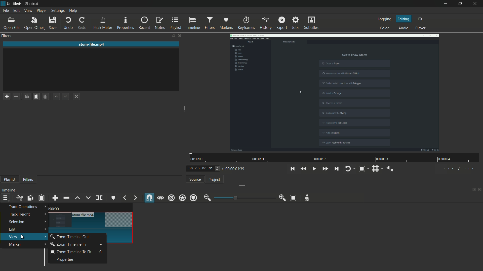 The height and width of the screenshot is (271, 483). Describe the element at coordinates (53, 23) in the screenshot. I see `save` at that location.